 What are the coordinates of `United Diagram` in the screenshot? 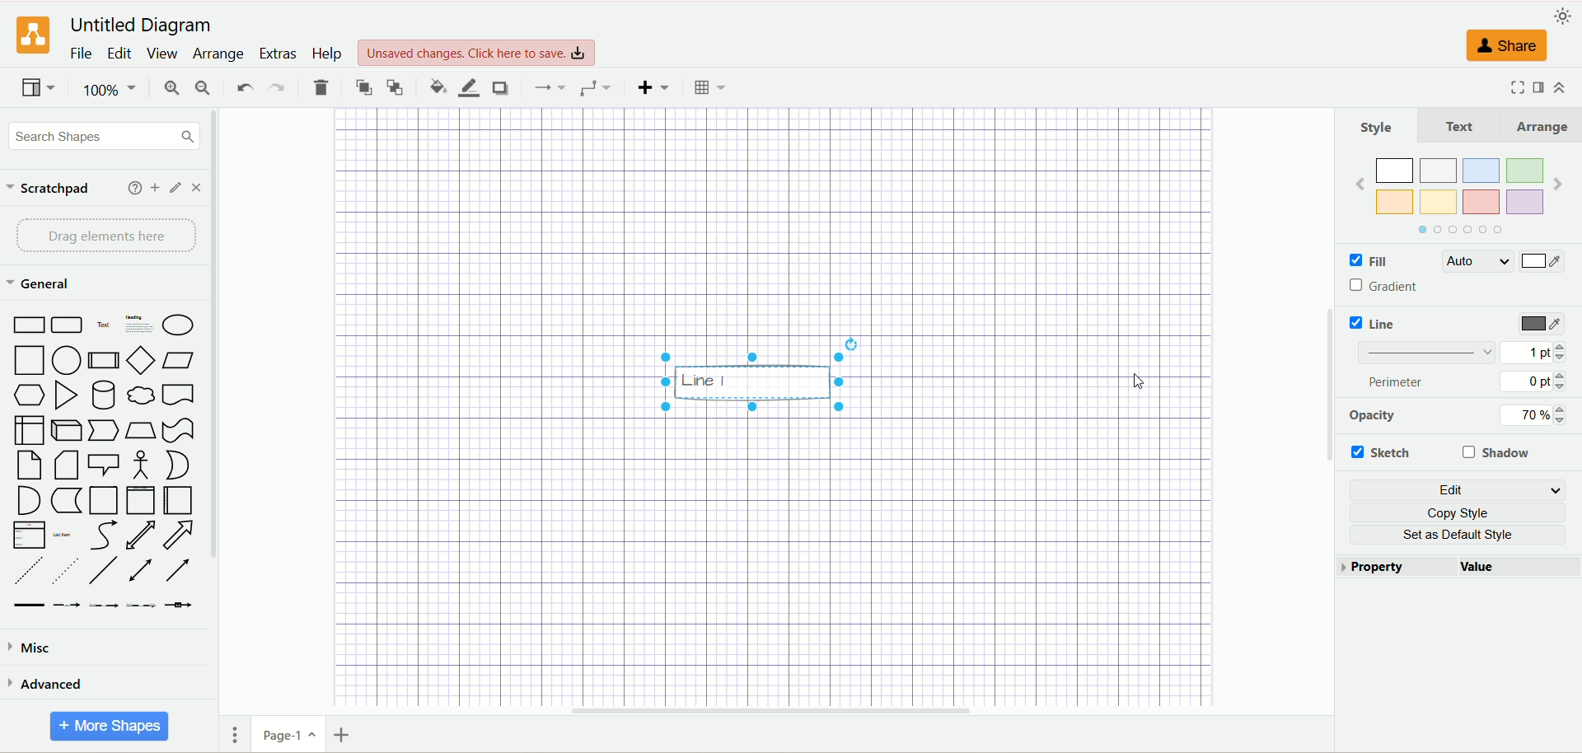 It's located at (142, 26).